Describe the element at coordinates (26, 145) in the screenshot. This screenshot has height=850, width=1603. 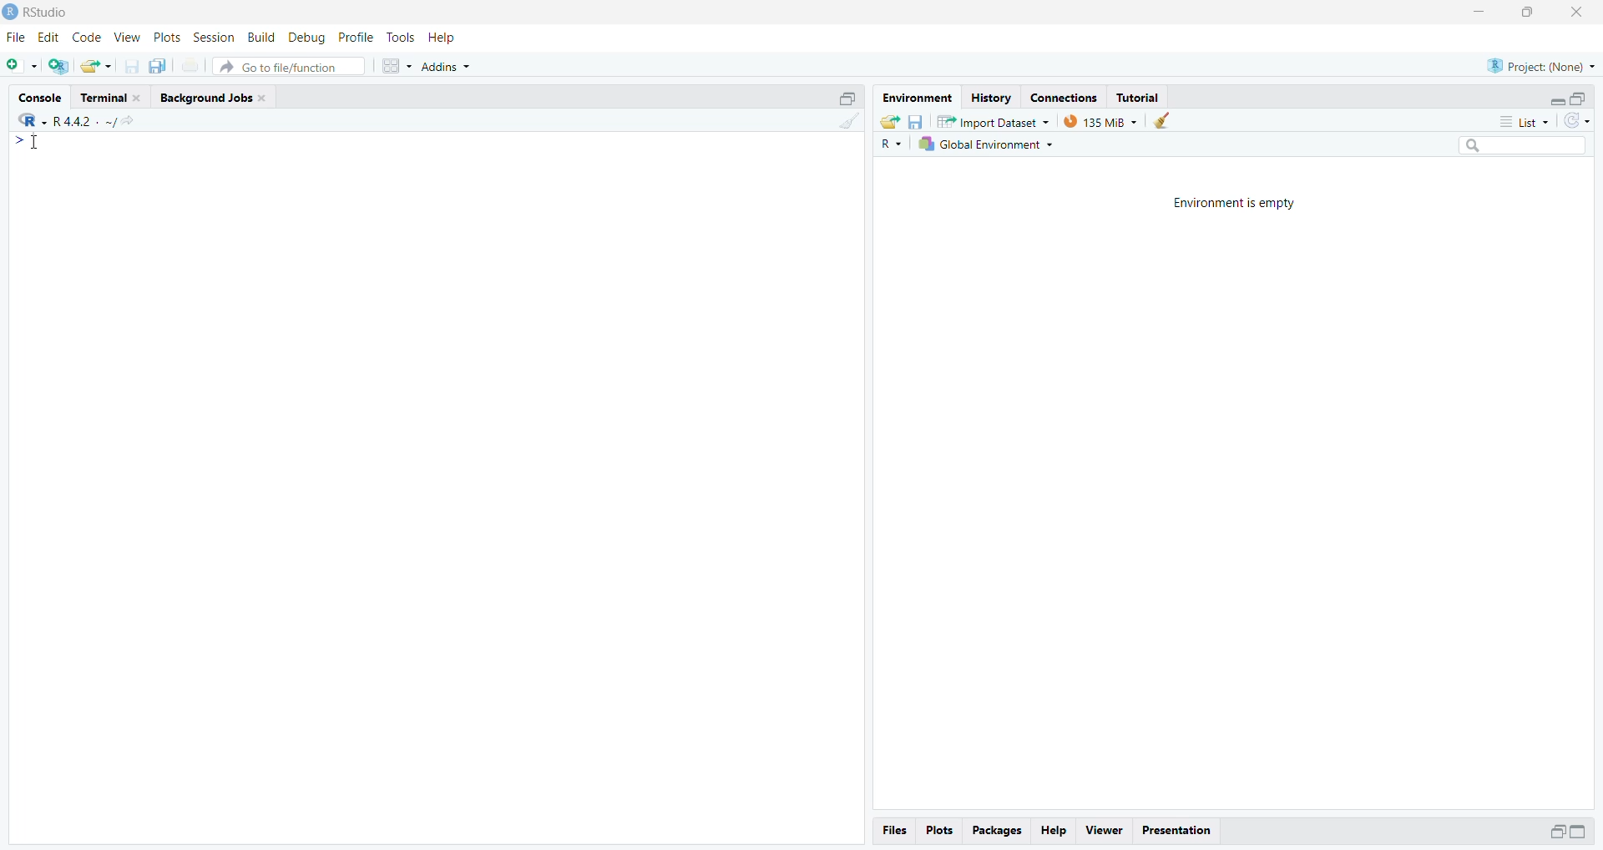
I see `Prompt cursor` at that location.